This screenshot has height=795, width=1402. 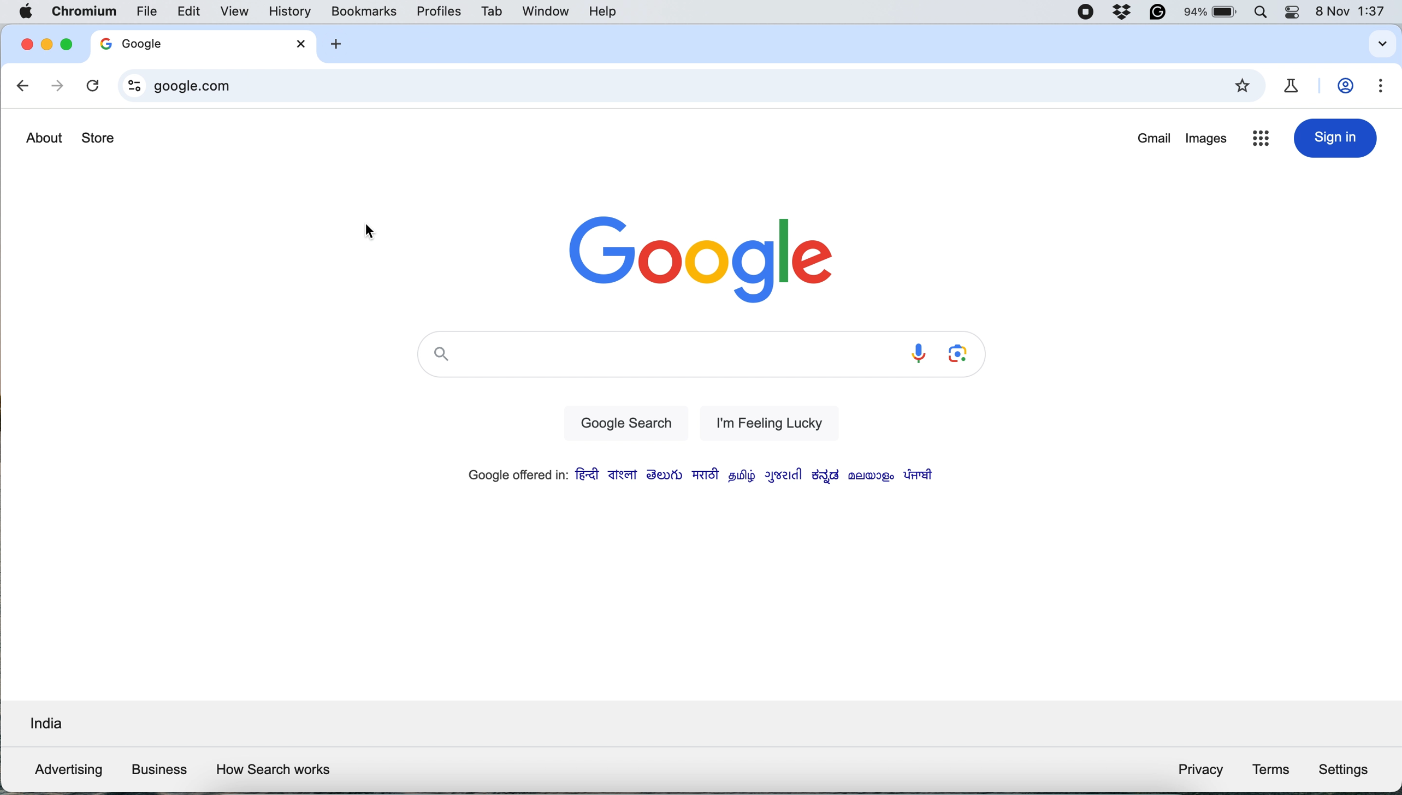 I want to click on screen recorder, so click(x=1086, y=13).